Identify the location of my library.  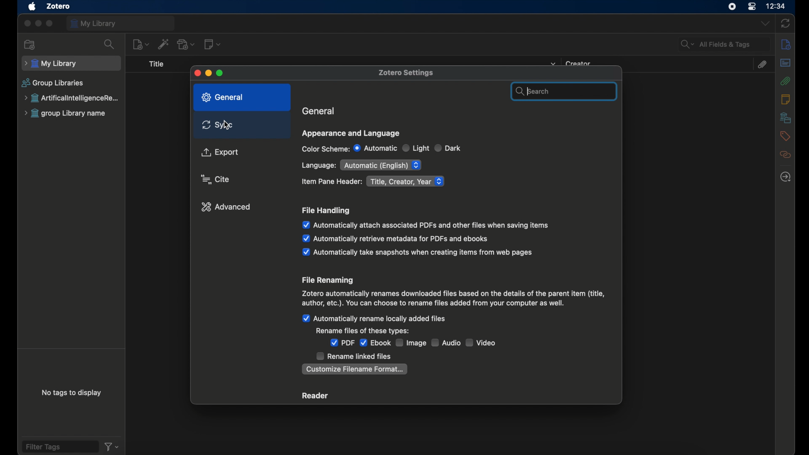
(71, 64).